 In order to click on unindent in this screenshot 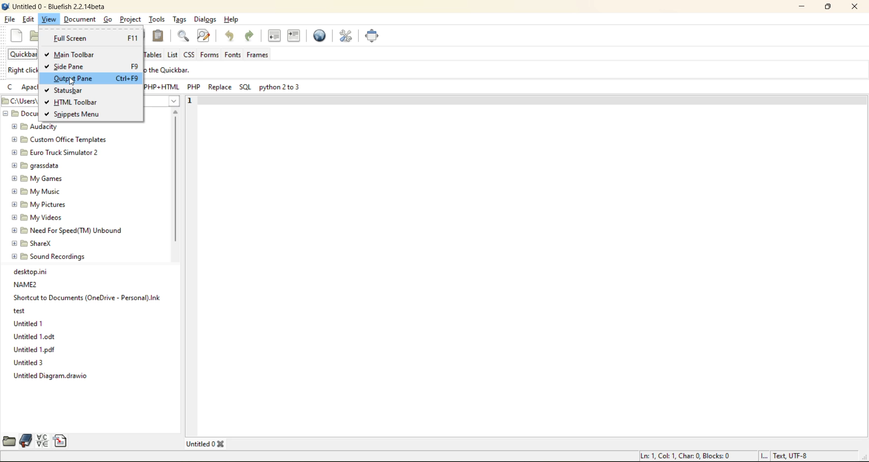, I will do `click(274, 35)`.